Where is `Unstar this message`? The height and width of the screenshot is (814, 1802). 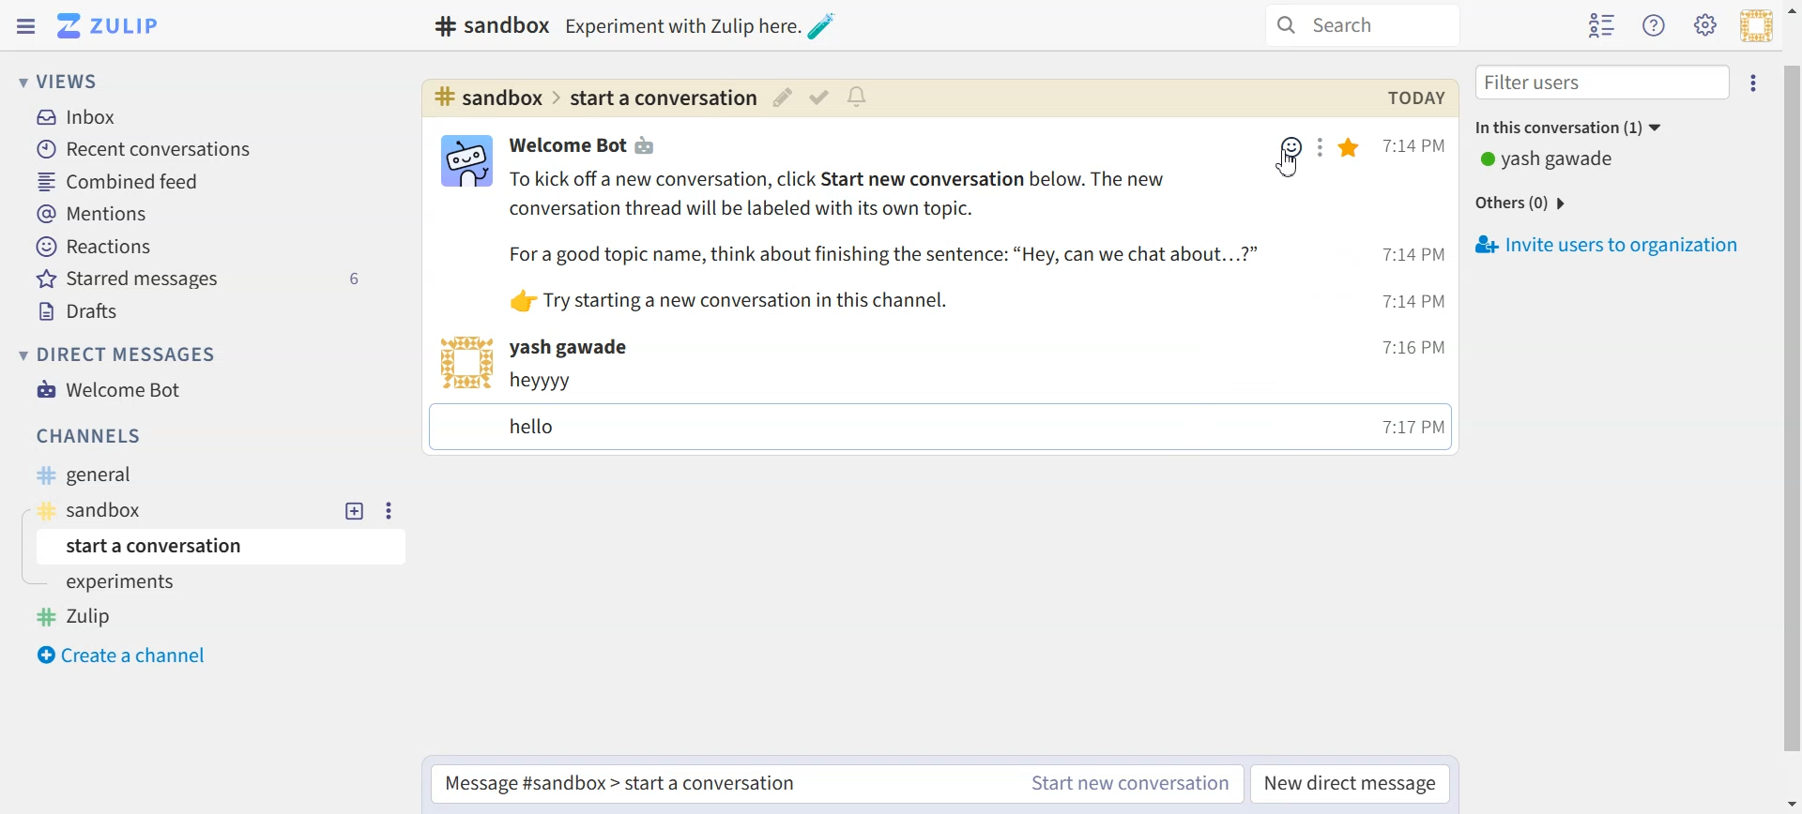
Unstar this message is located at coordinates (1351, 148).